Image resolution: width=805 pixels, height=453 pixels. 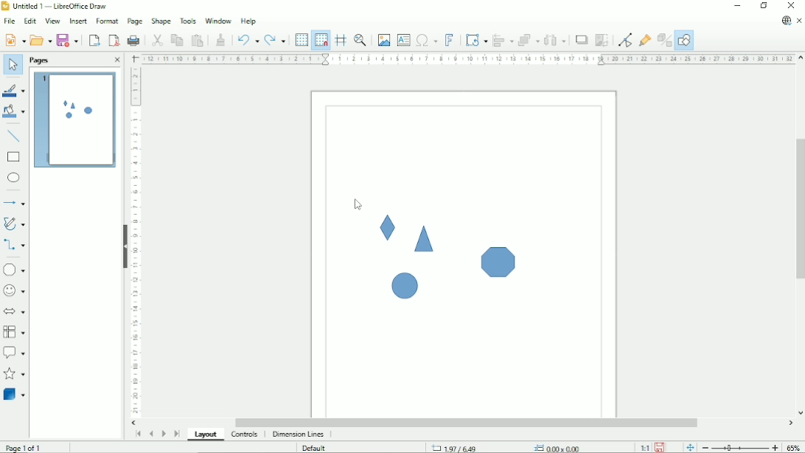 What do you see at coordinates (298, 435) in the screenshot?
I see `dimension lines` at bounding box center [298, 435].